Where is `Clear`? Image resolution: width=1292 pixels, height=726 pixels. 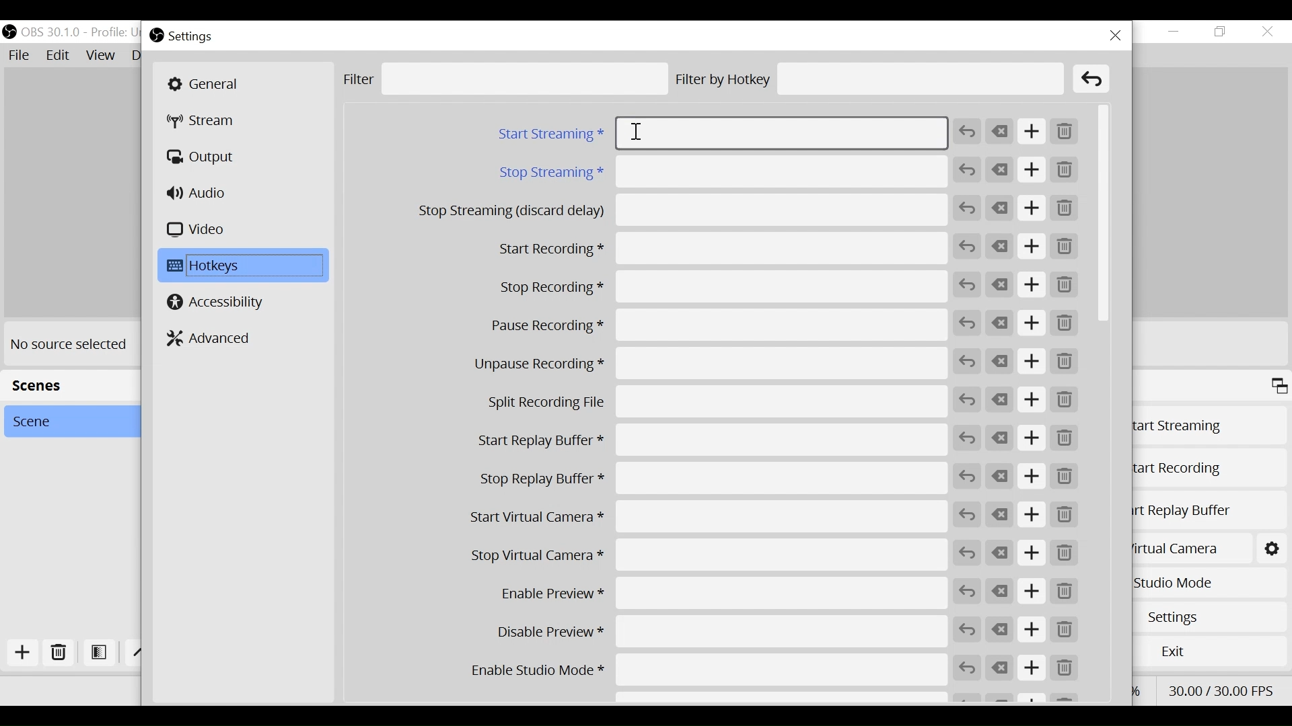 Clear is located at coordinates (1000, 246).